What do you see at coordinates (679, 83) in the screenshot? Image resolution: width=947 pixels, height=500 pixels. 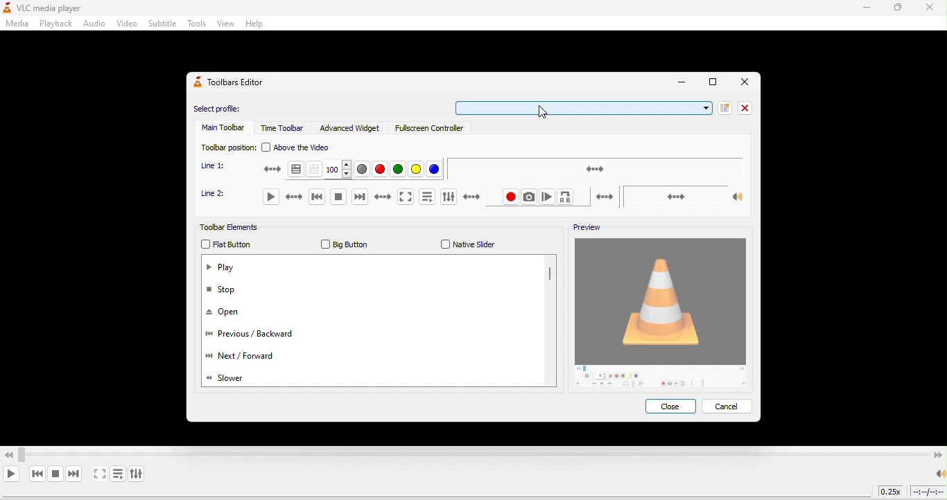 I see `minimize` at bounding box center [679, 83].